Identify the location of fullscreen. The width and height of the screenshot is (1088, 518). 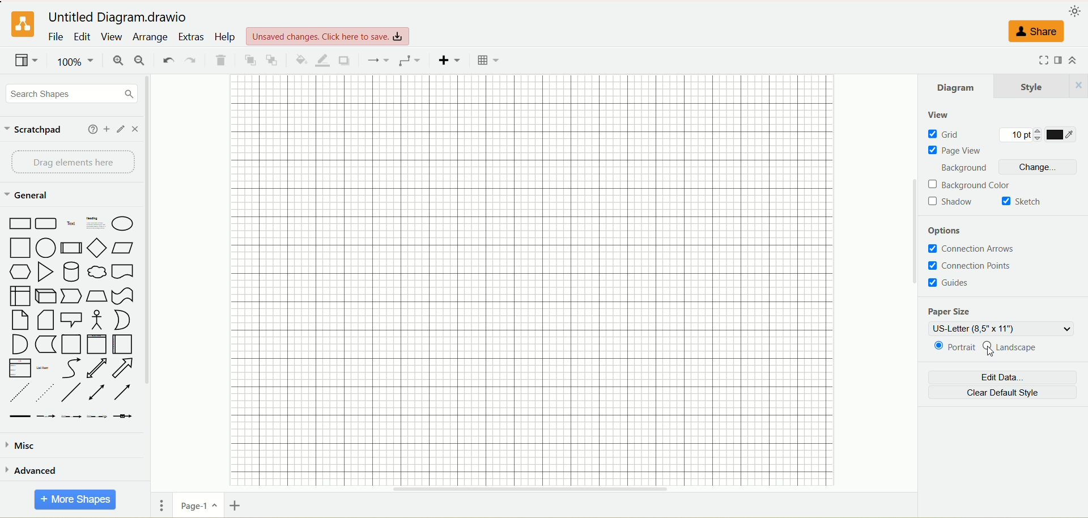
(1040, 60).